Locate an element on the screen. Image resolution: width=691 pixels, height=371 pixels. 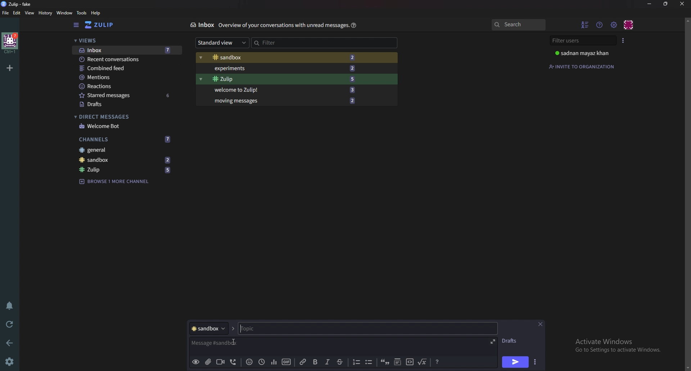
Recent conversations is located at coordinates (127, 59).